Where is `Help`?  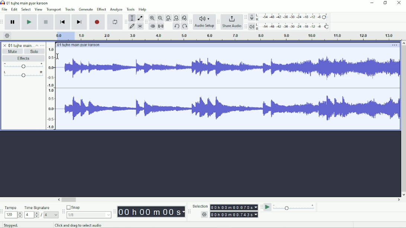 Help is located at coordinates (143, 10).